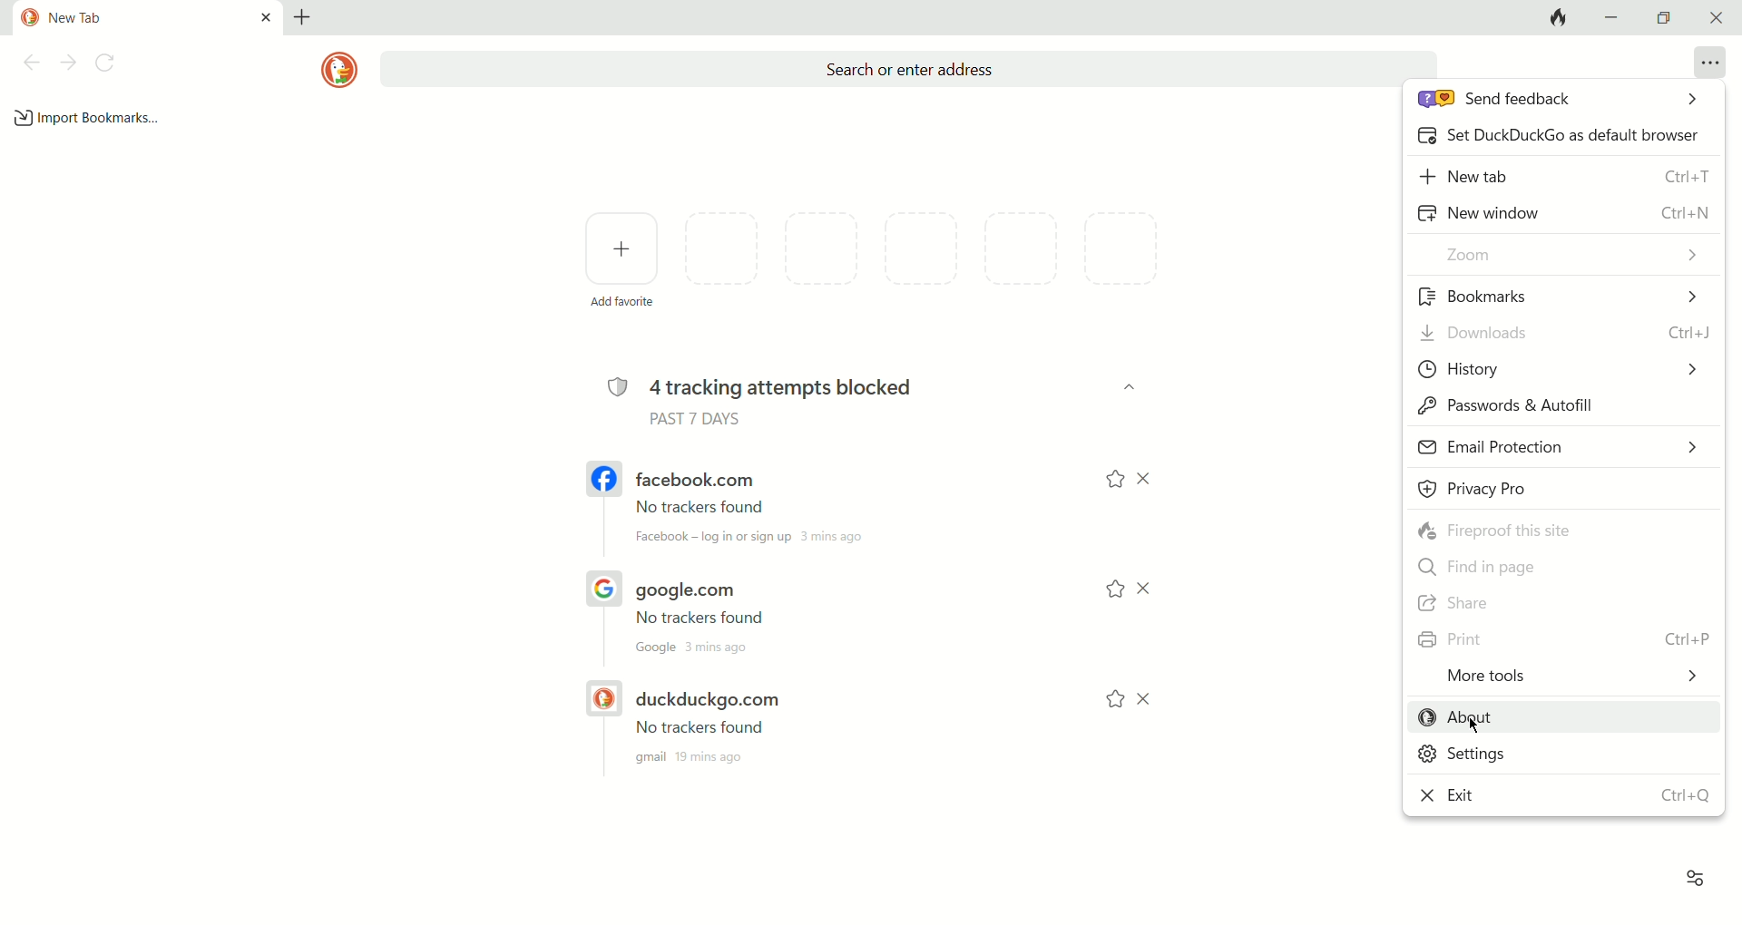 This screenshot has height=925, width=1742. I want to click on print, so click(1561, 641).